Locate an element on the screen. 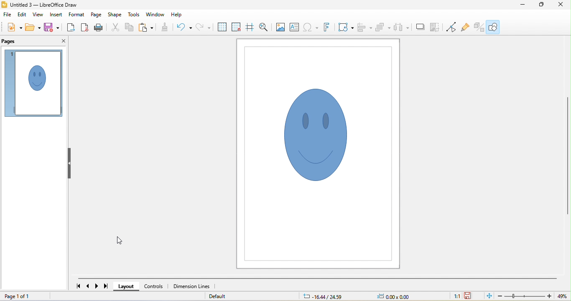 The image size is (571, 301). save is located at coordinates (53, 27).